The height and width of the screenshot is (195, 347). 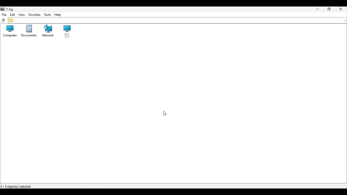 What do you see at coordinates (10, 9) in the screenshot?
I see `7 zip ` at bounding box center [10, 9].